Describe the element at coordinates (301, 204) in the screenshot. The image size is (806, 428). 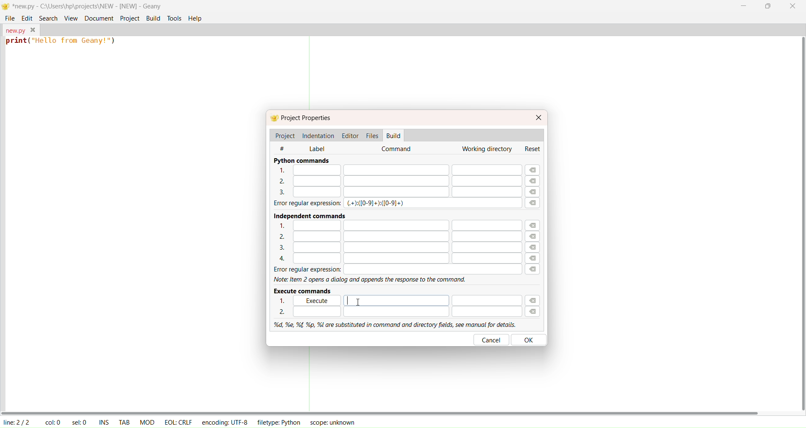
I see `Error regular expression` at that location.